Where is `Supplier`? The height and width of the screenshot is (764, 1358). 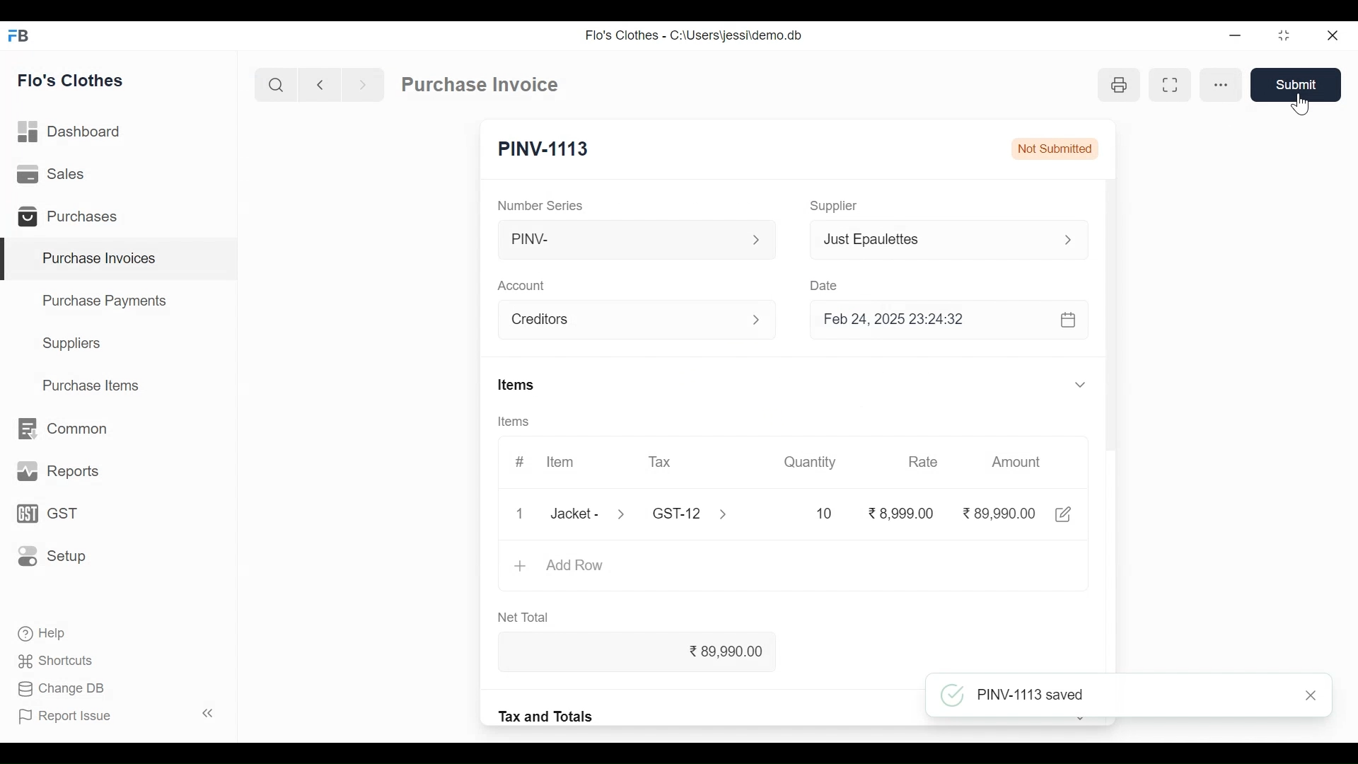
Supplier is located at coordinates (837, 207).